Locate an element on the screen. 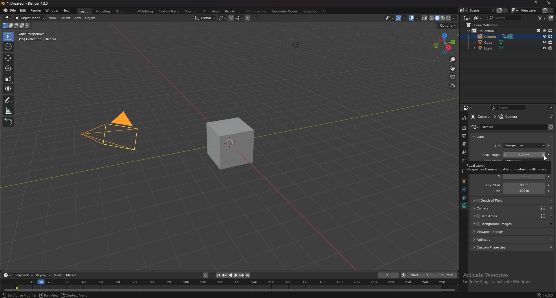 This screenshot has height=298, width=556. add viewlayer is located at coordinates (545, 10).